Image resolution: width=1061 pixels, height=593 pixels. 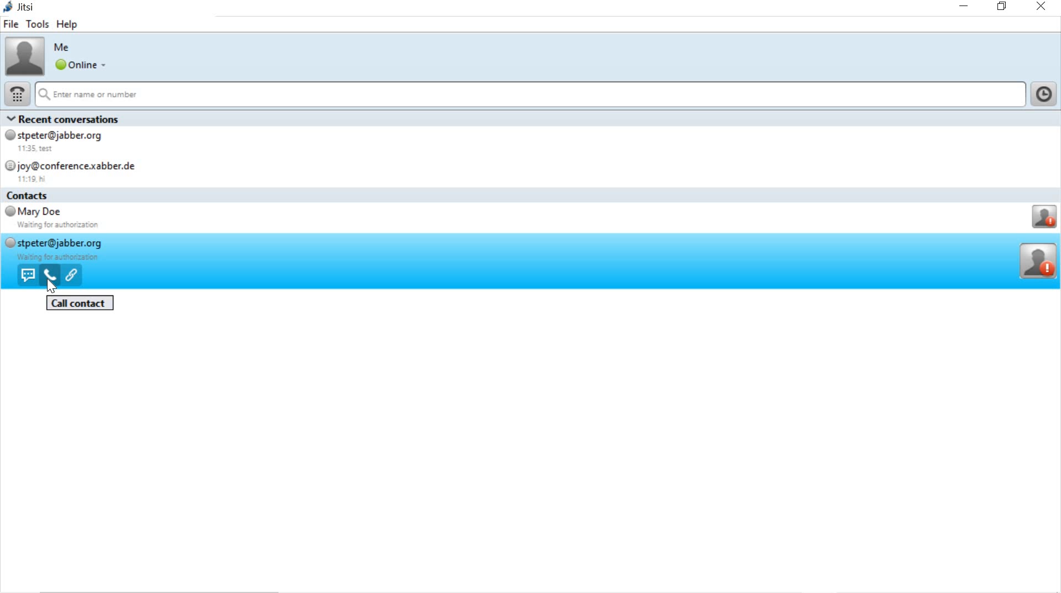 What do you see at coordinates (12, 25) in the screenshot?
I see `file` at bounding box center [12, 25].